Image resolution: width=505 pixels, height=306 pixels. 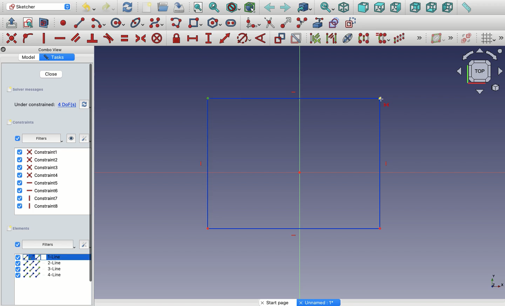 I want to click on Cursor, so click(x=378, y=100).